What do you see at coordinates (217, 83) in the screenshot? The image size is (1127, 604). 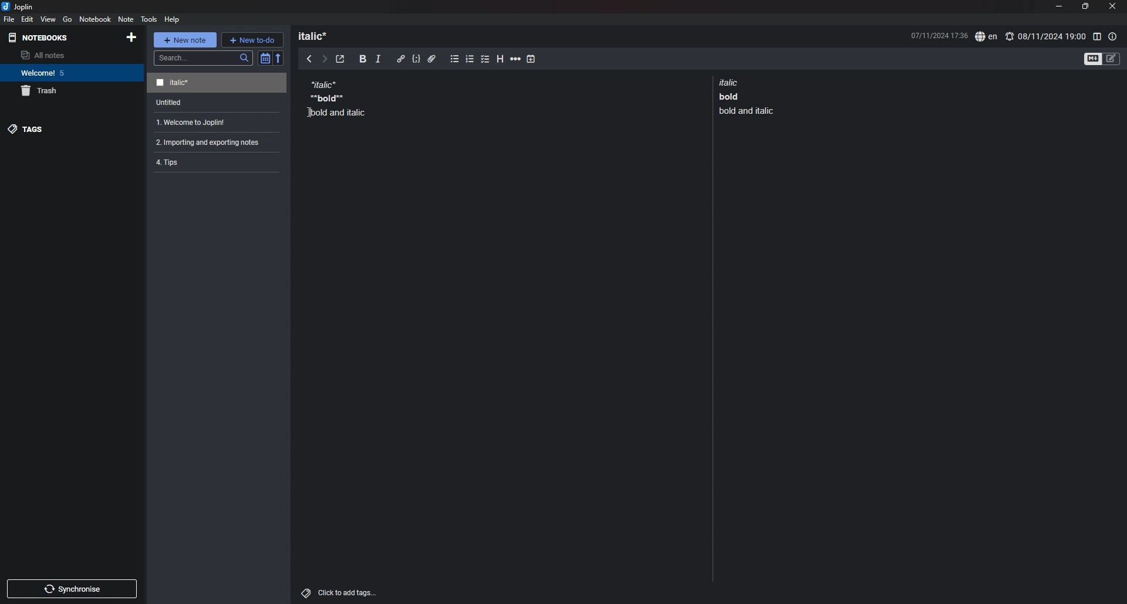 I see `note` at bounding box center [217, 83].